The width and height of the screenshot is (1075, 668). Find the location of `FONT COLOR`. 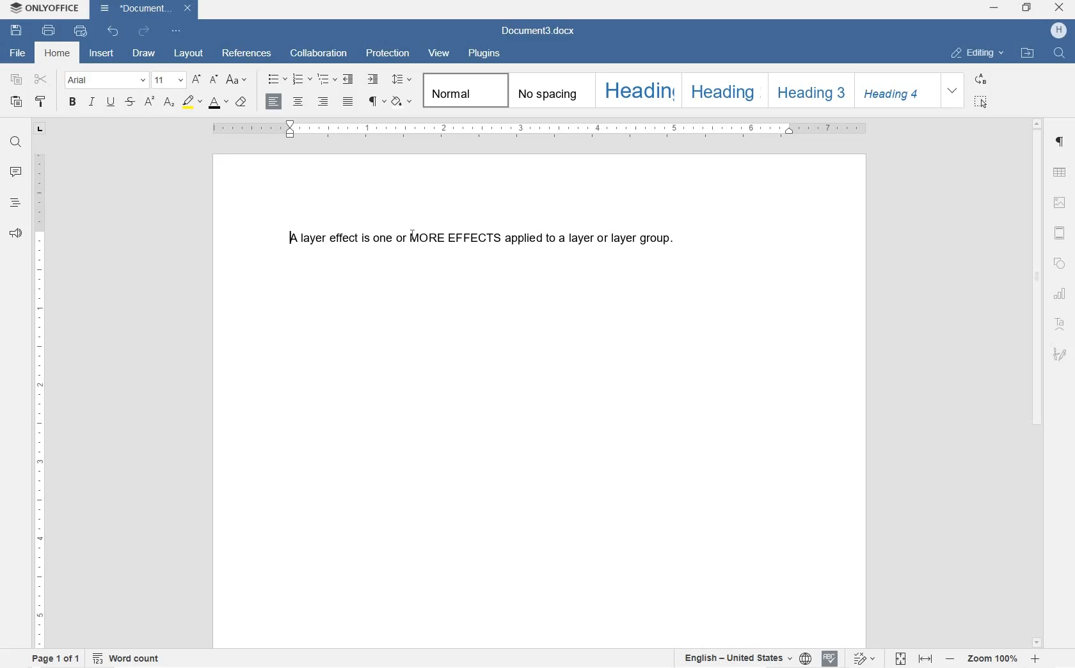

FONT COLOR is located at coordinates (217, 103).